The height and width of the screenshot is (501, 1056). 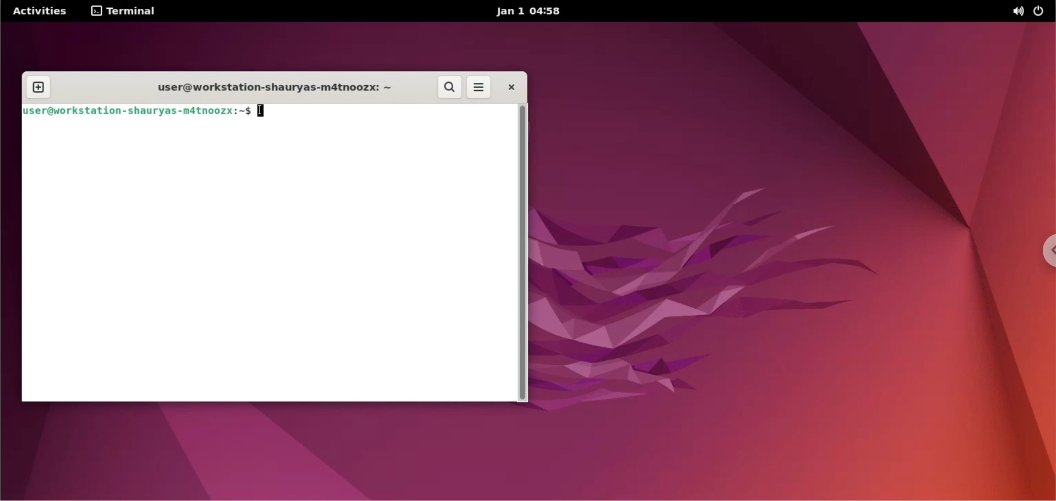 What do you see at coordinates (262, 111) in the screenshot?
I see `cursor` at bounding box center [262, 111].